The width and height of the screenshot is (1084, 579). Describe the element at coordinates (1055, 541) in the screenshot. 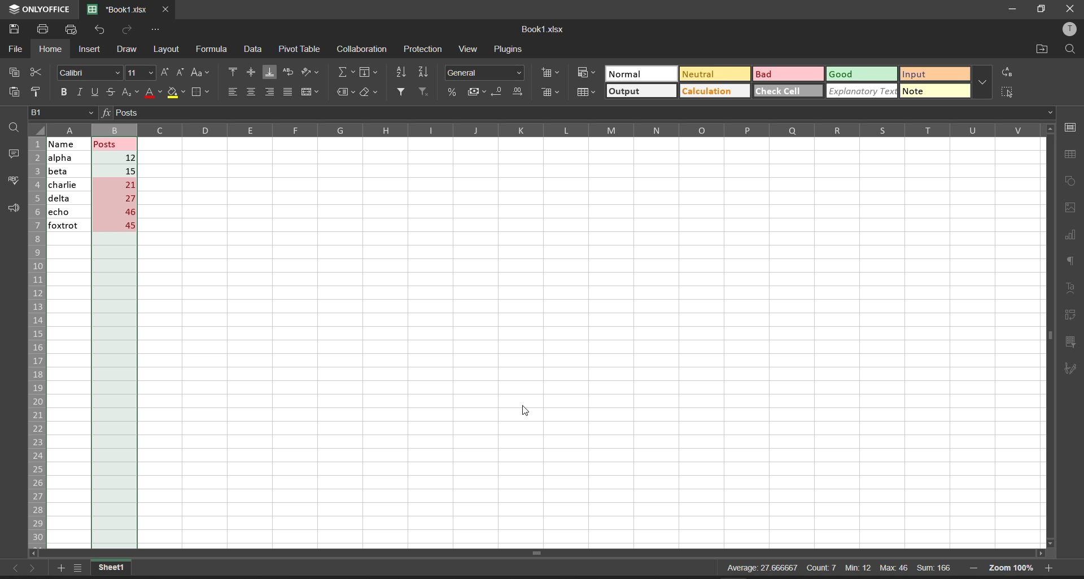

I see `scroll down` at that location.